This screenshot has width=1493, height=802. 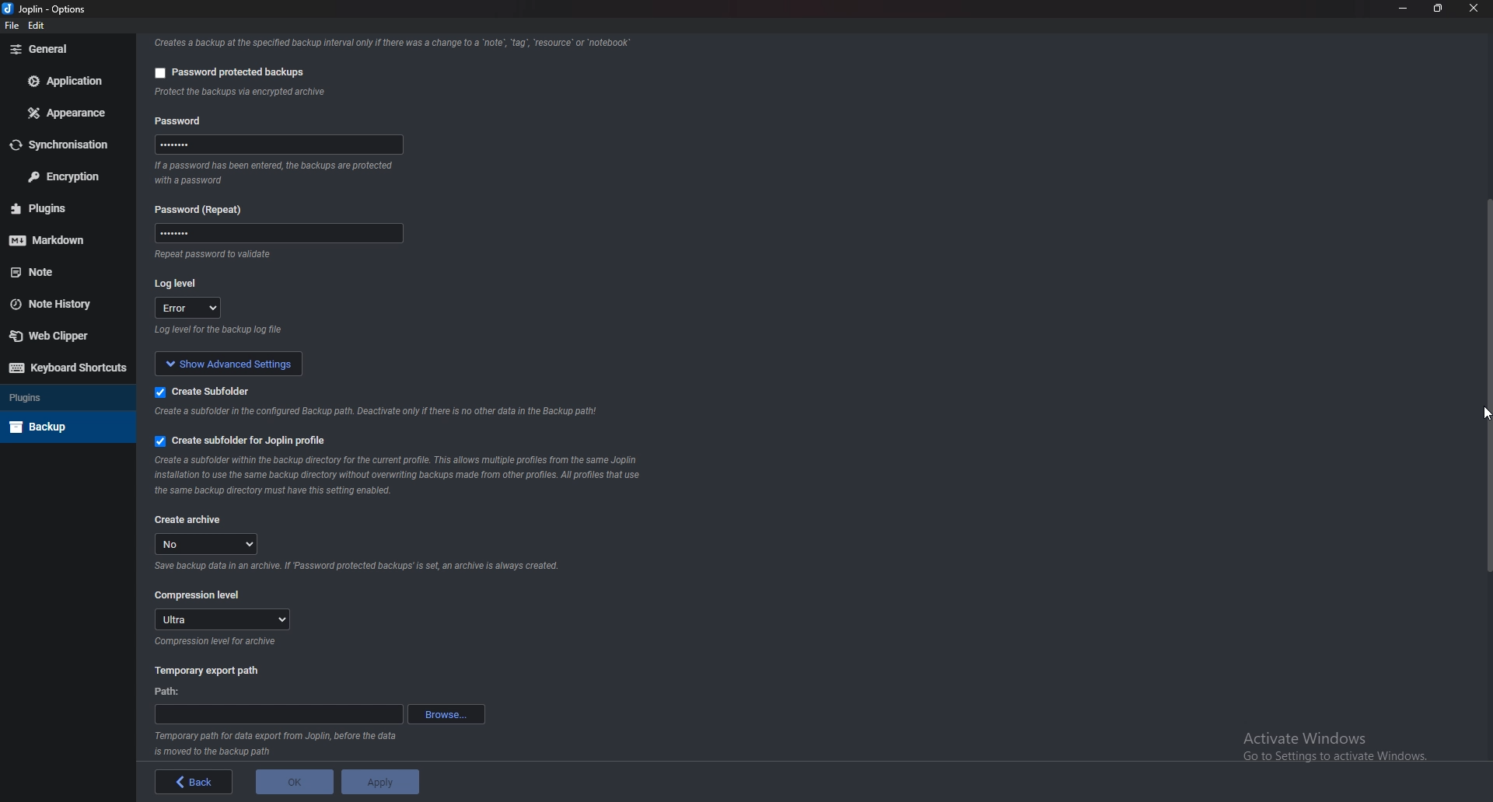 What do you see at coordinates (71, 9) in the screenshot?
I see `options` at bounding box center [71, 9].